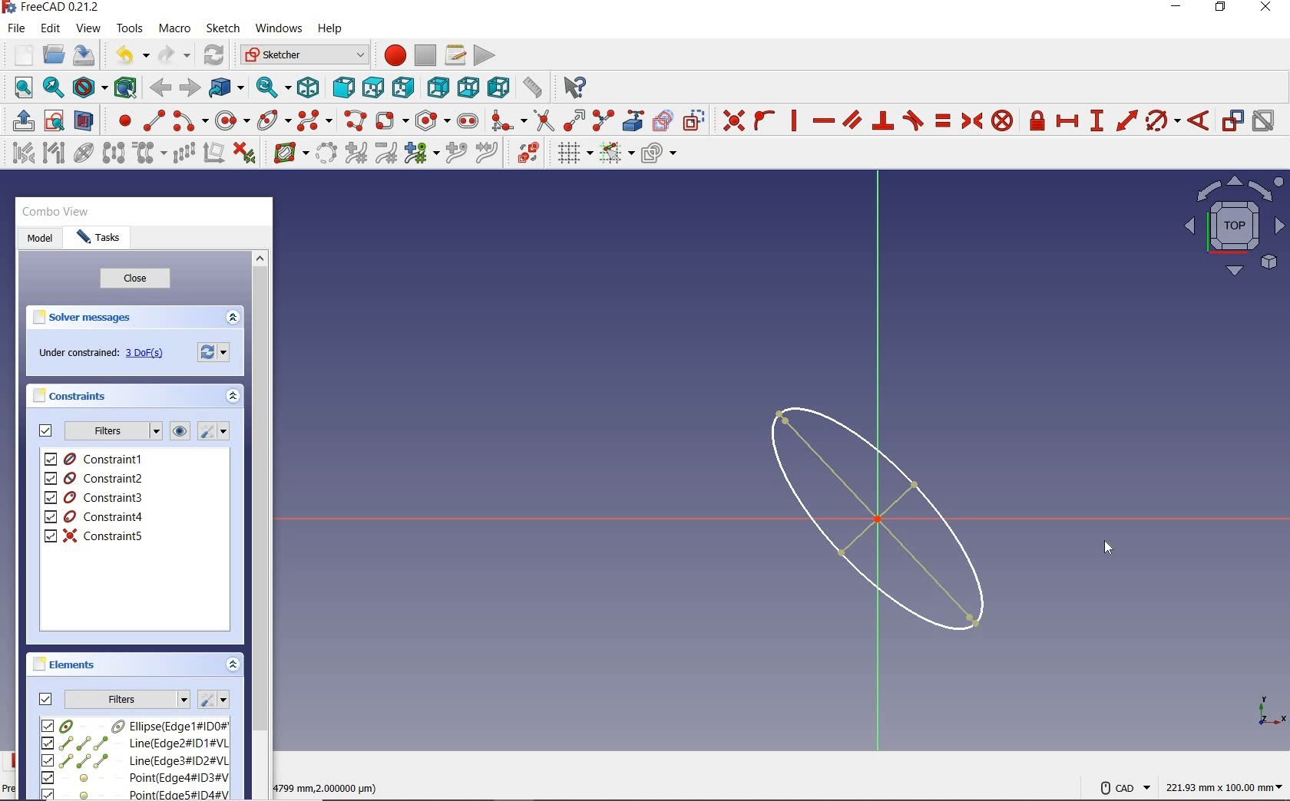 The height and width of the screenshot is (801, 1290). I want to click on constrain ar/circle, so click(1163, 120).